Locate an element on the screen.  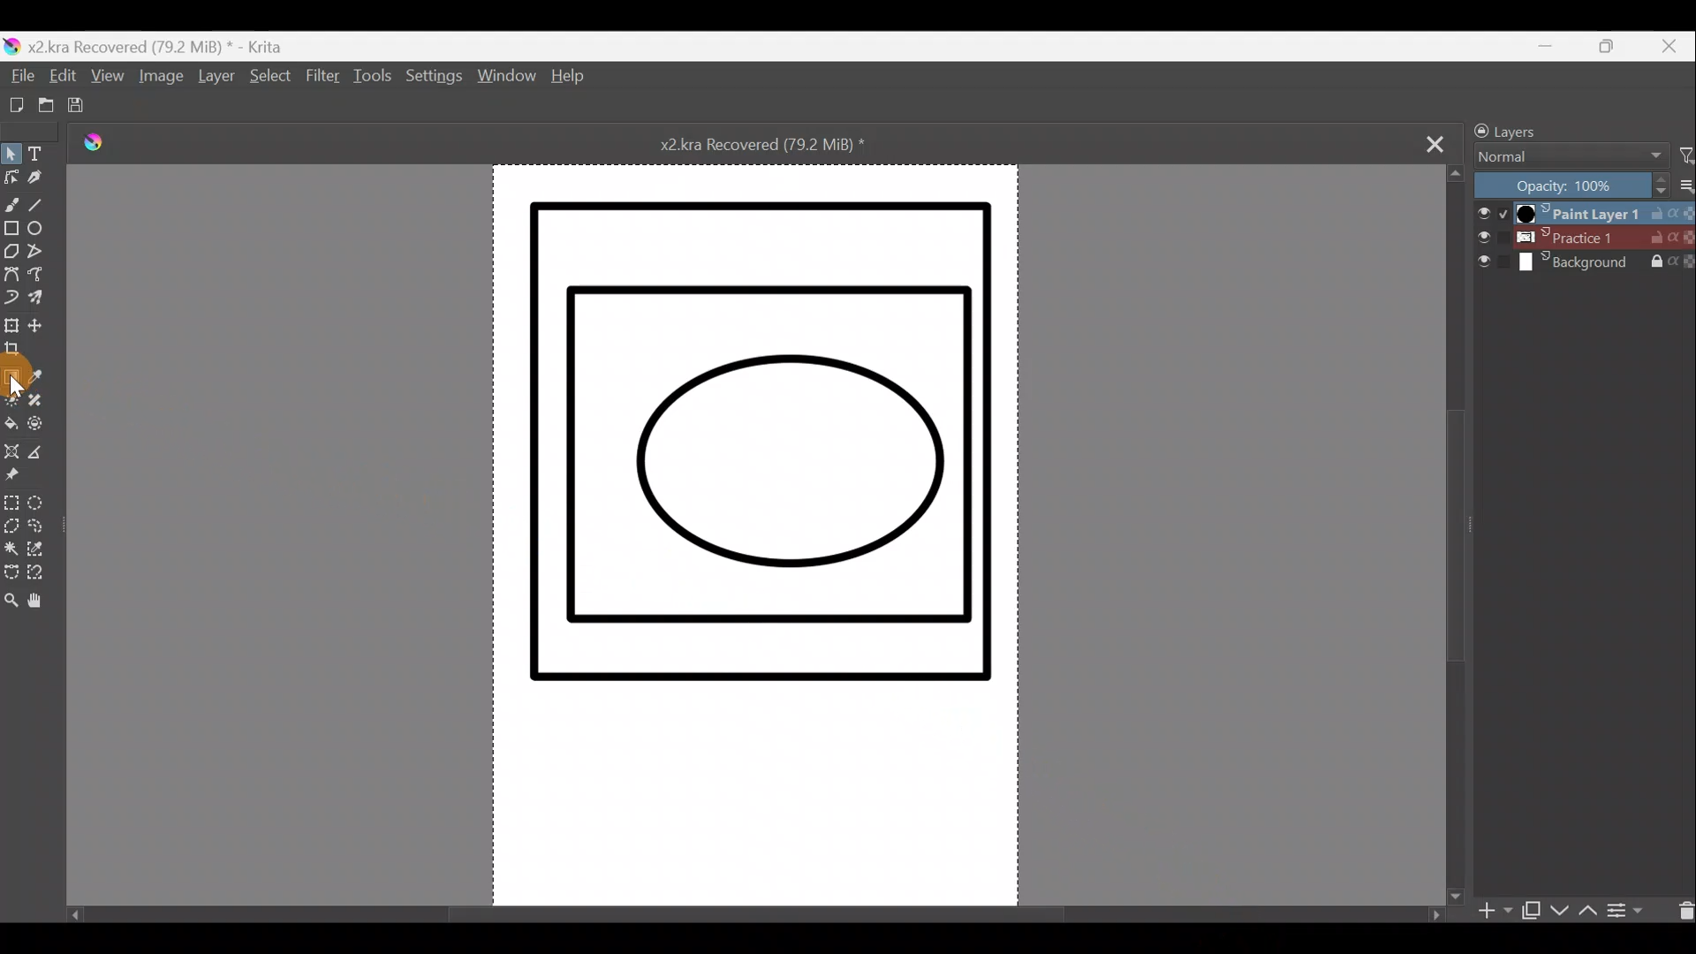
Document name is located at coordinates (781, 143).